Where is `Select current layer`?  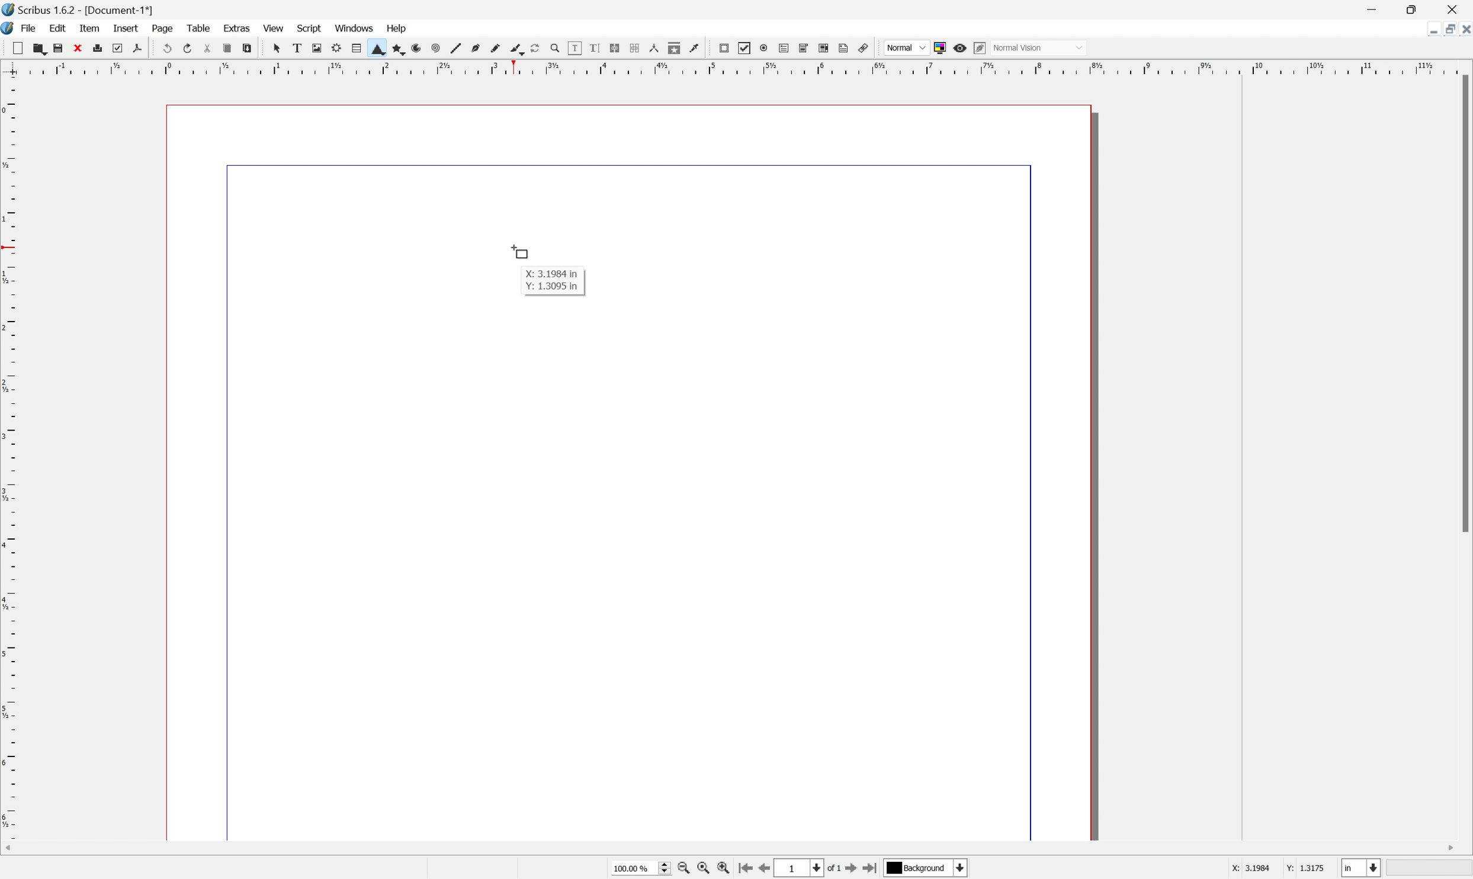
Select current layer is located at coordinates (962, 868).